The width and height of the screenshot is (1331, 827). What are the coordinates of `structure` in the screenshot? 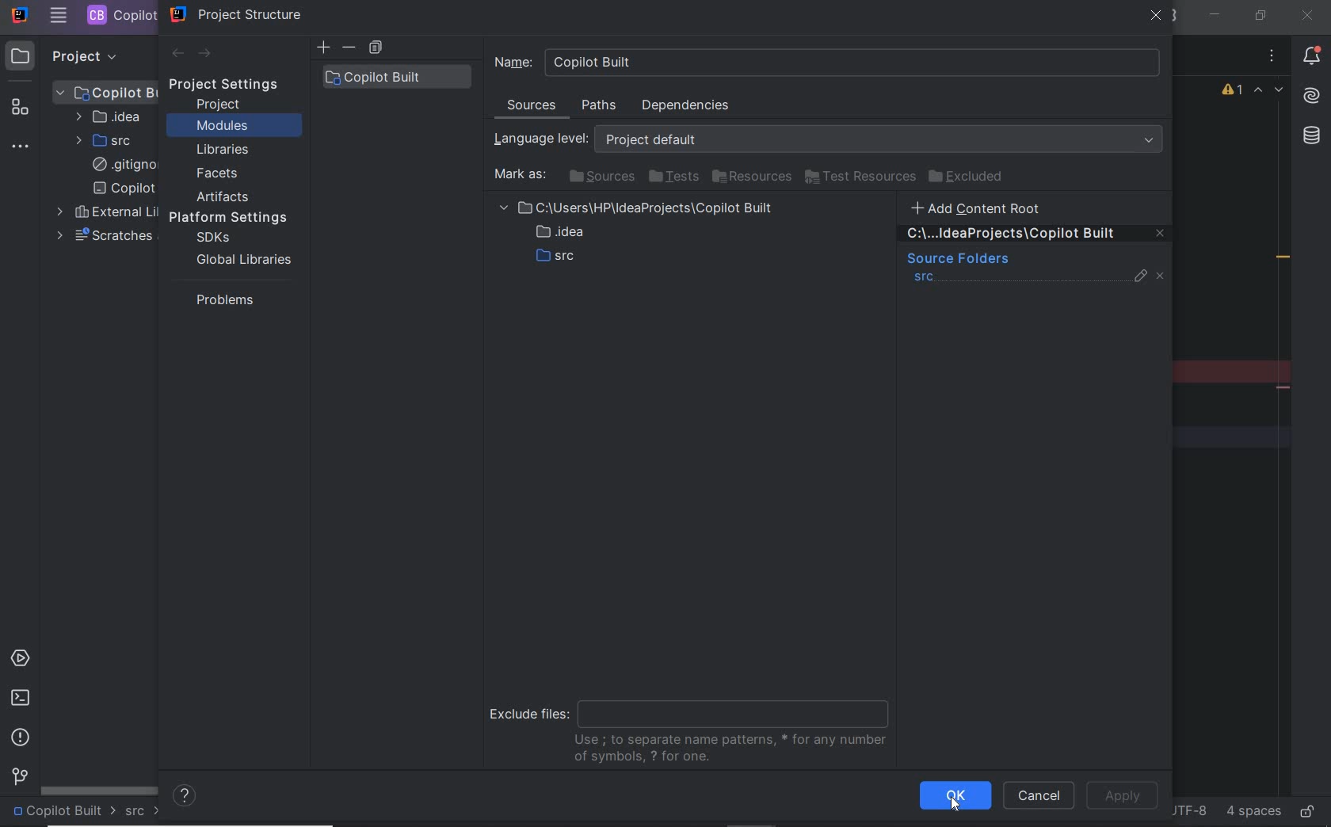 It's located at (22, 110).